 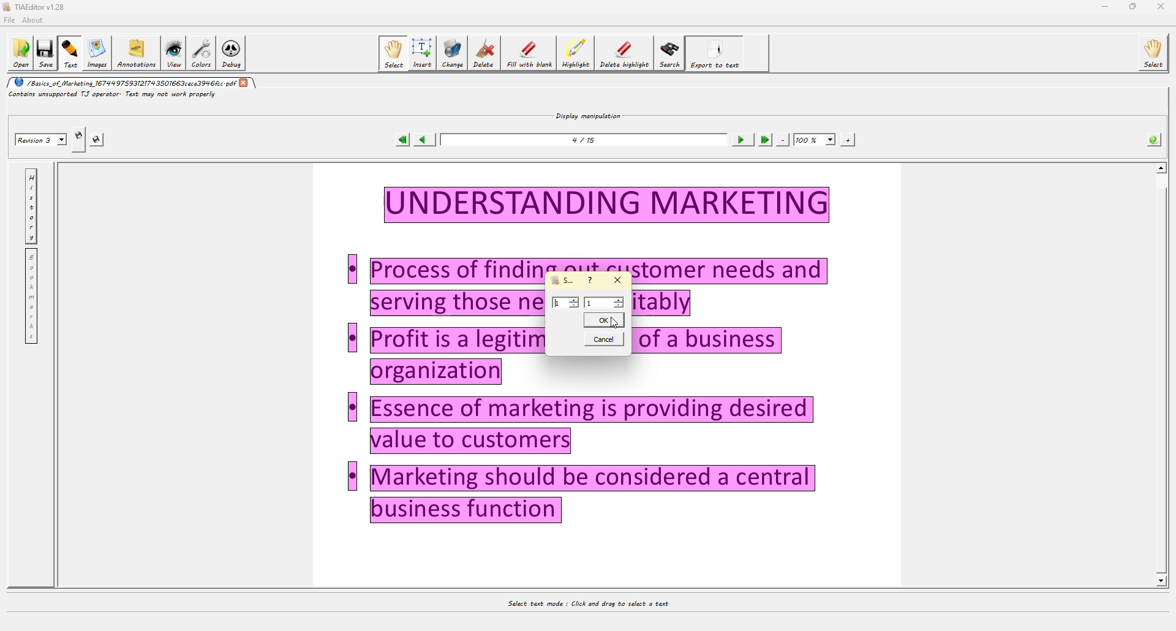 I want to click on info, so click(x=115, y=95).